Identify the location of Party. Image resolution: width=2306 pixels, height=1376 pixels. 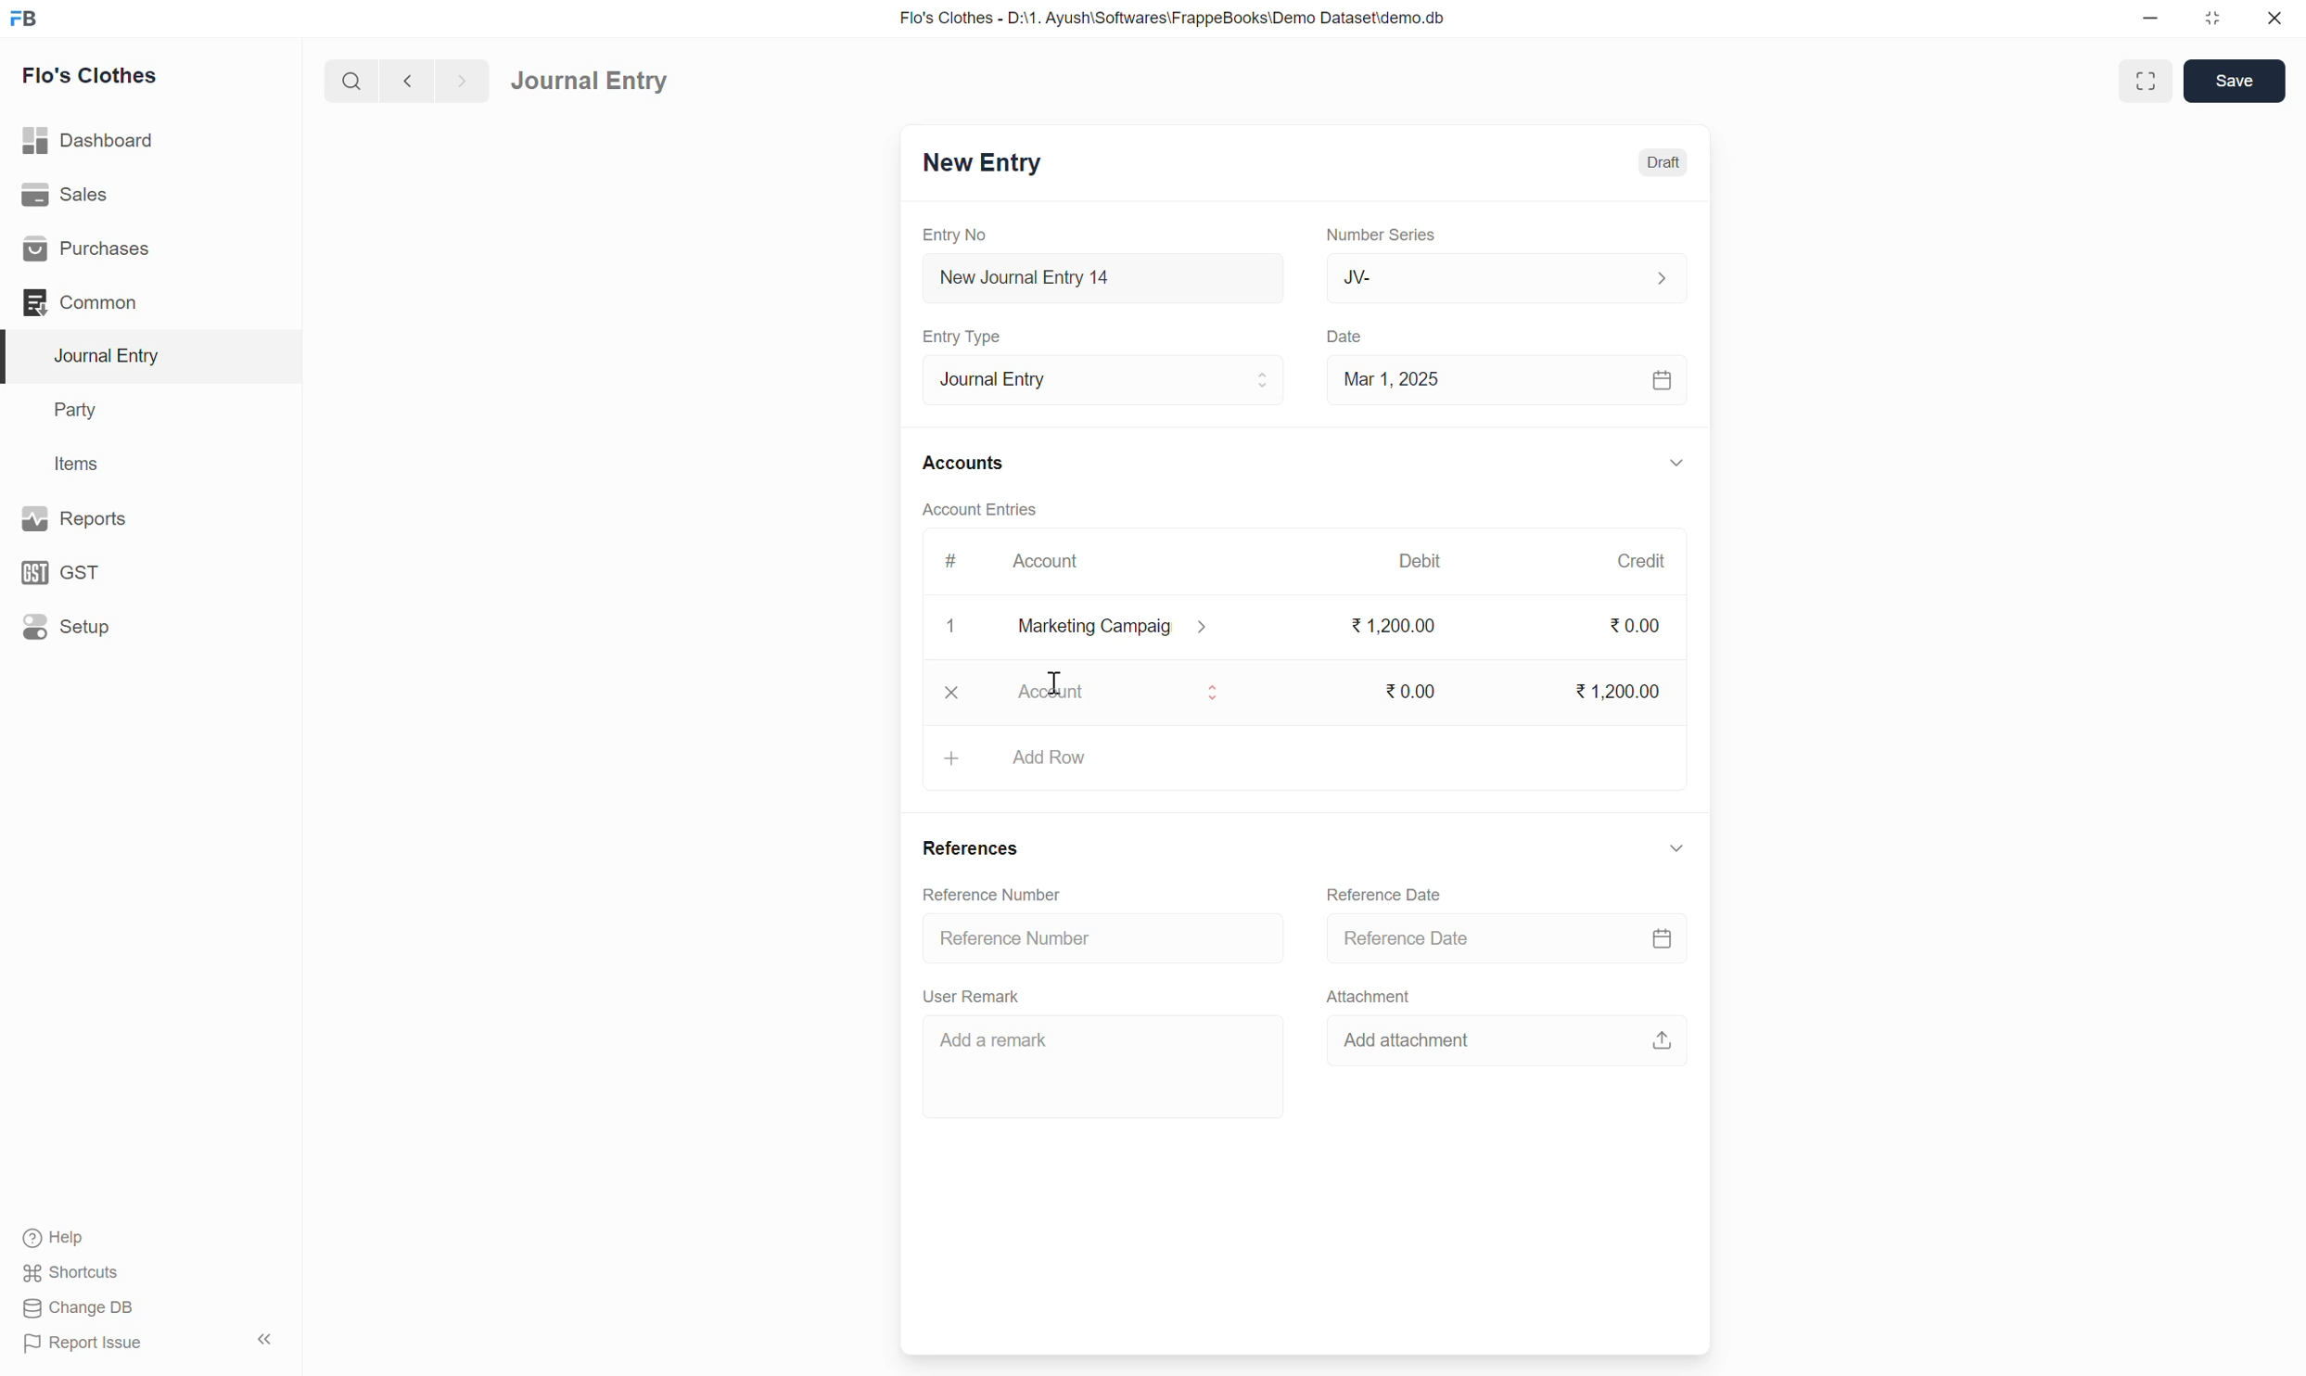
(81, 412).